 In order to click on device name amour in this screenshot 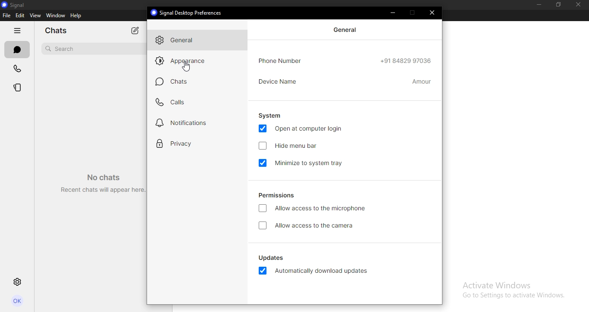, I will do `click(344, 81)`.